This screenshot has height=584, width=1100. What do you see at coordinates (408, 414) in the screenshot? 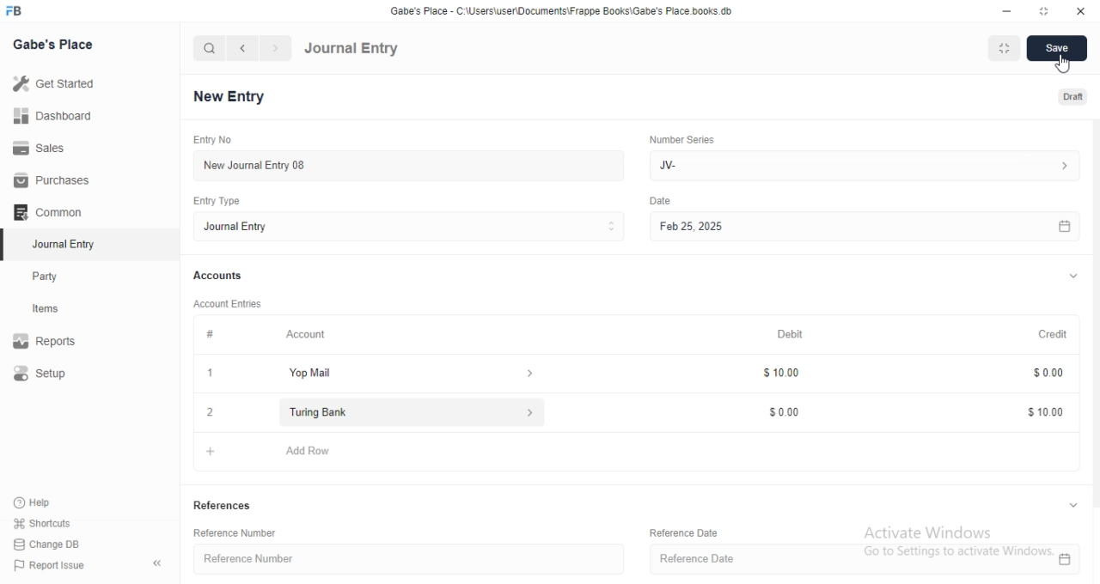
I see `Turing Bank` at bounding box center [408, 414].